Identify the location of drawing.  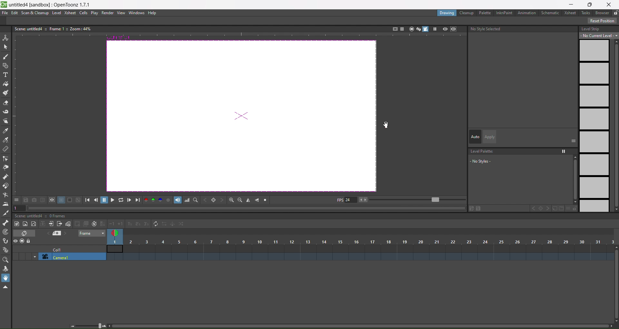
(447, 13).